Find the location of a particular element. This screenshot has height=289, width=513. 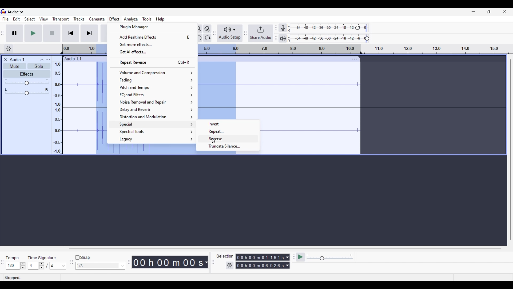

Volume and compression options is located at coordinates (152, 73).